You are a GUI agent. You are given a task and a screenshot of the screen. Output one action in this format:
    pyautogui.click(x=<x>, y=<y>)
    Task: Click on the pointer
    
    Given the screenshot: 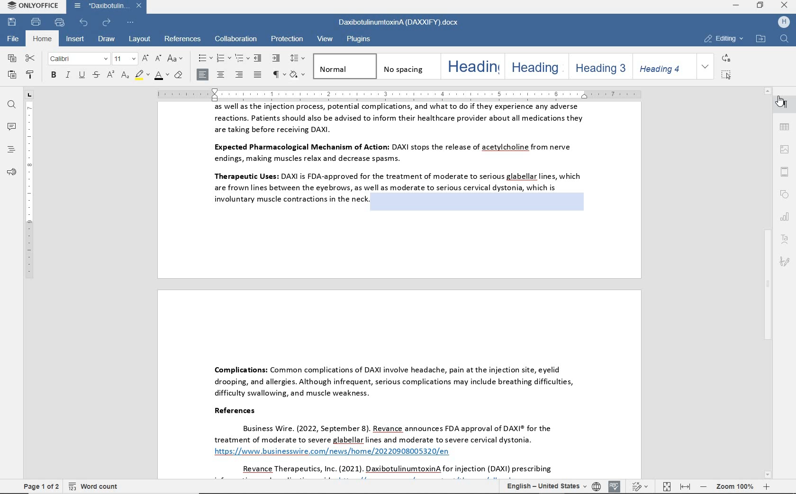 What is the action you would take?
    pyautogui.click(x=779, y=105)
    